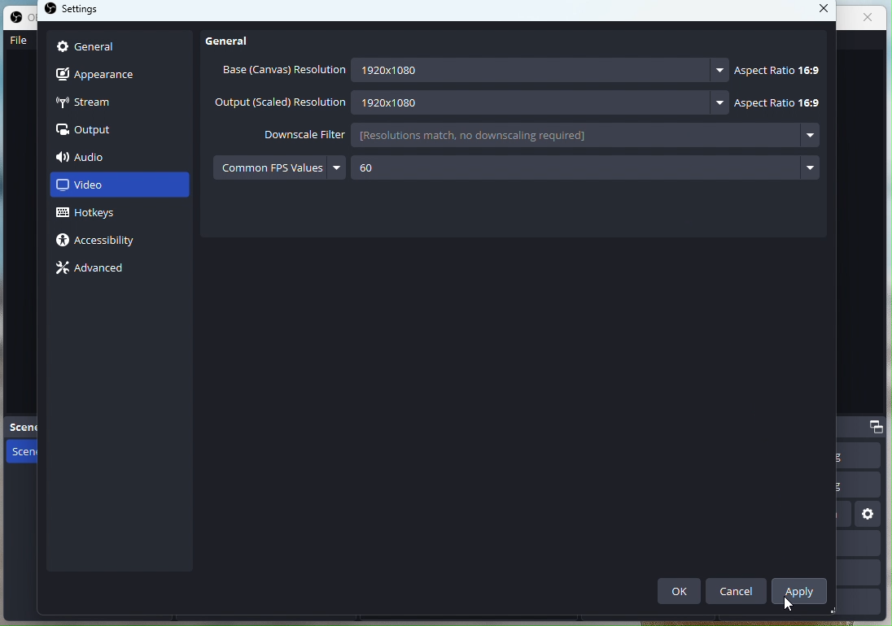 The width and height of the screenshot is (892, 626). I want to click on Aspect ratio 16:9, so click(780, 69).